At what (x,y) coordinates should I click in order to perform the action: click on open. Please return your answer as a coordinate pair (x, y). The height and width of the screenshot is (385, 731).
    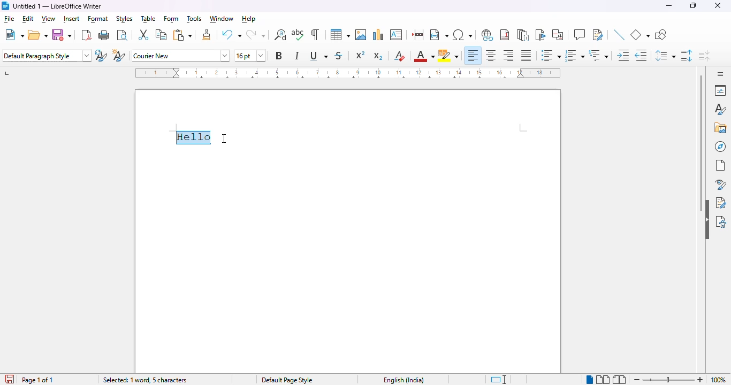
    Looking at the image, I should click on (38, 35).